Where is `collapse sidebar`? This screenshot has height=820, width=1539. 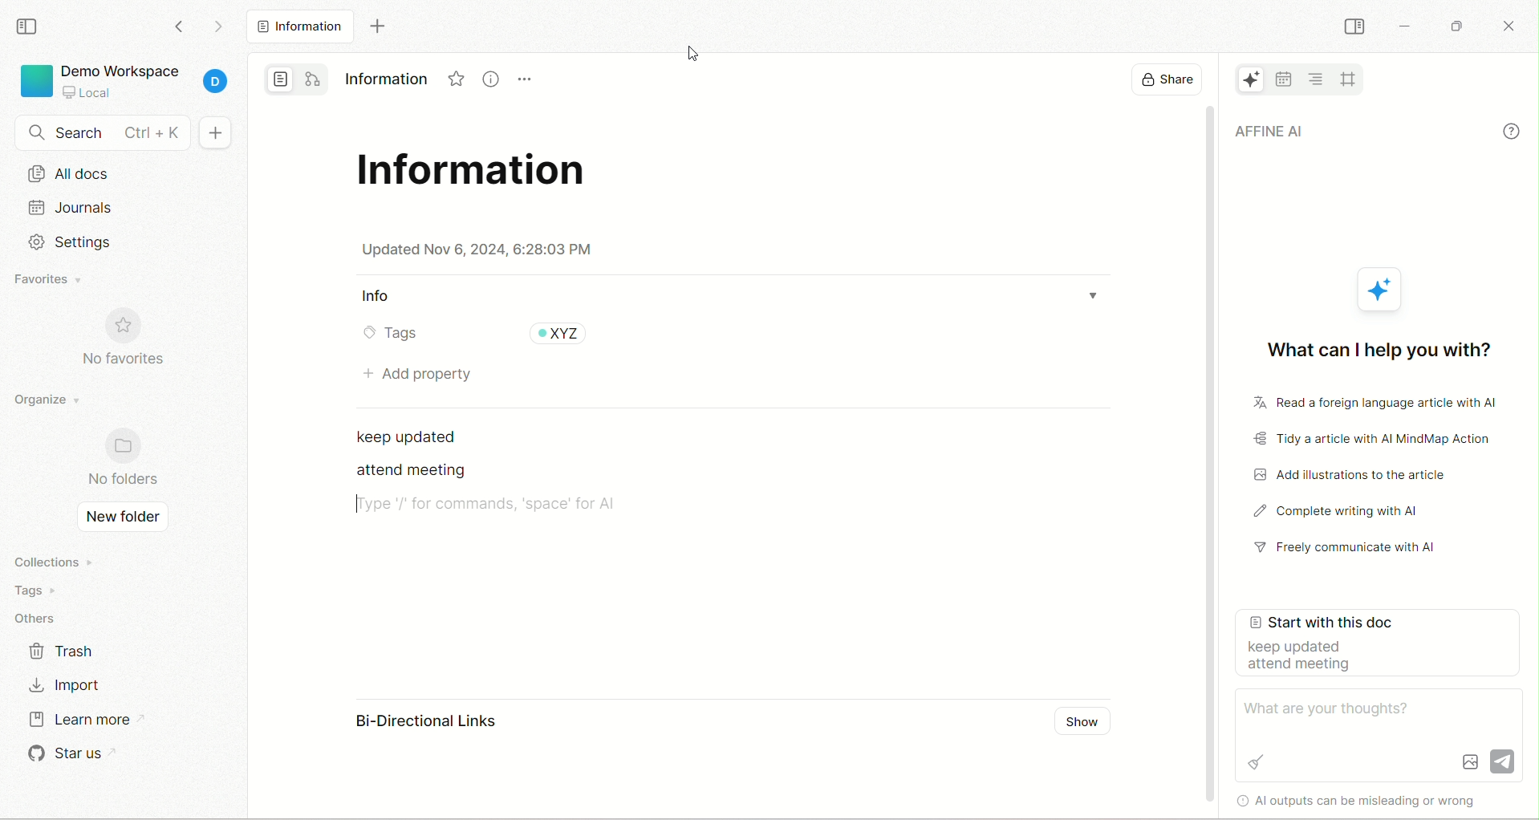
collapse sidebar is located at coordinates (27, 27).